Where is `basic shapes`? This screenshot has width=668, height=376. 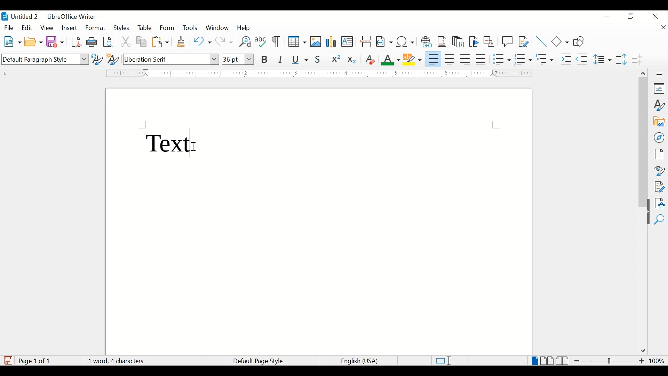
basic shapes is located at coordinates (560, 41).